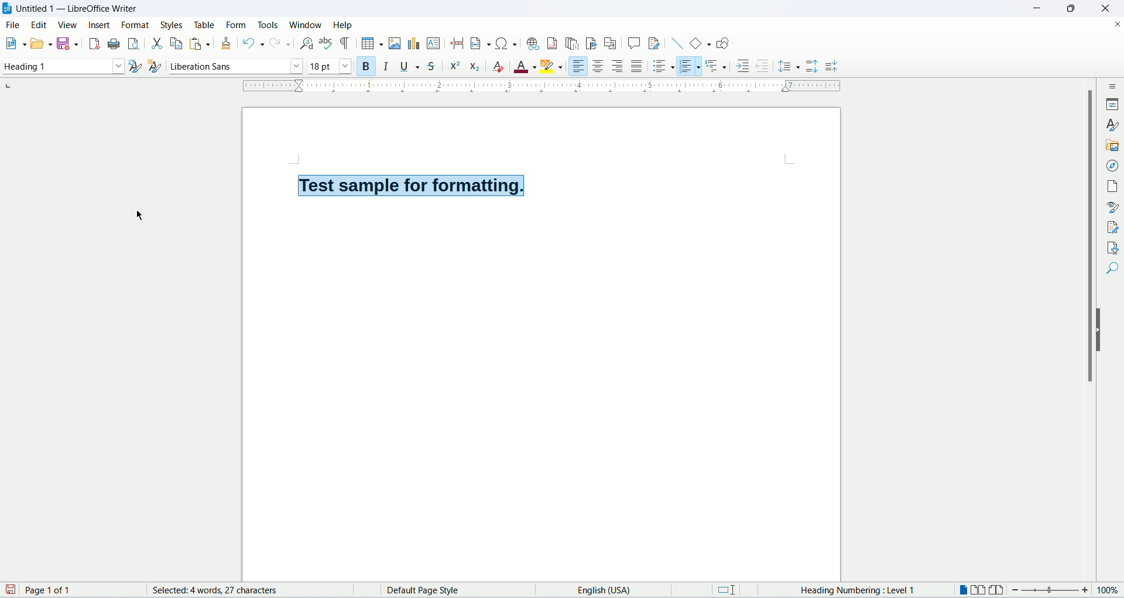 This screenshot has height=598, width=1124. What do you see at coordinates (412, 67) in the screenshot?
I see `underline` at bounding box center [412, 67].